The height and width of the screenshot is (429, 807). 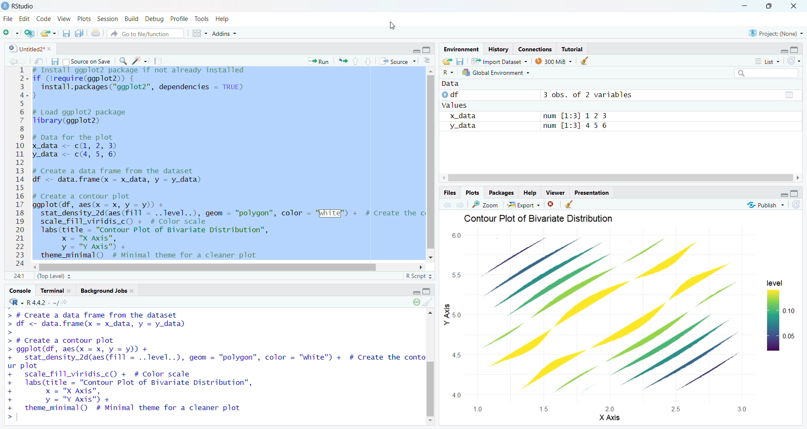 What do you see at coordinates (66, 33) in the screenshot?
I see `save current document` at bounding box center [66, 33].